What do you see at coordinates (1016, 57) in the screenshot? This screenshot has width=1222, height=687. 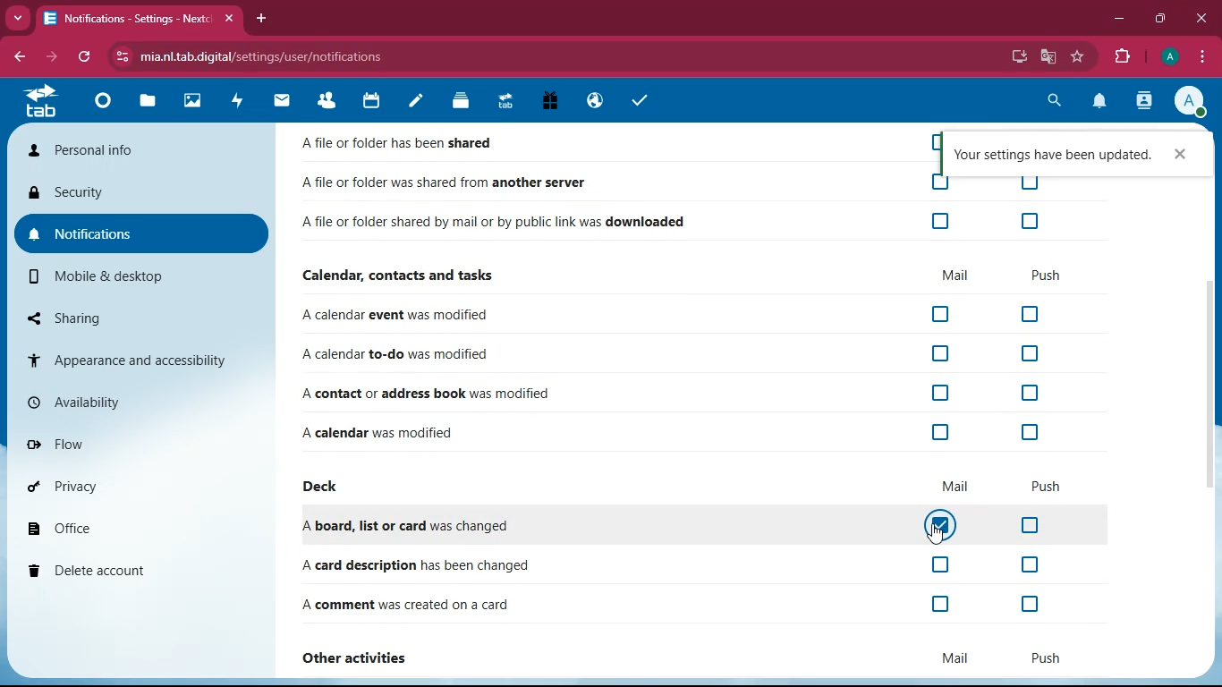 I see `desktop` at bounding box center [1016, 57].